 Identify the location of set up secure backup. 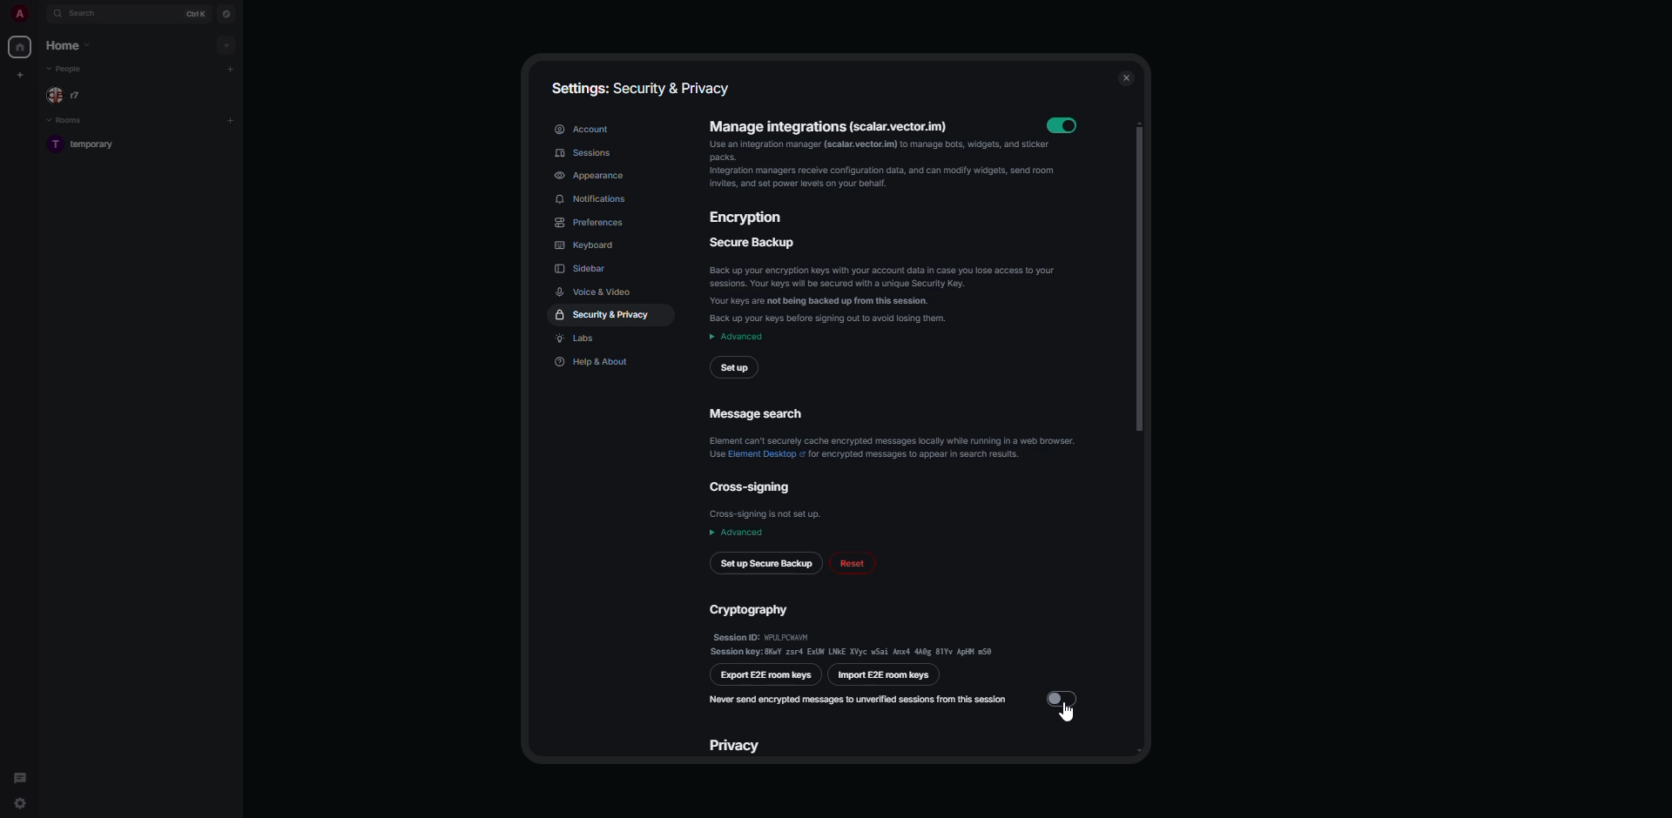
(765, 563).